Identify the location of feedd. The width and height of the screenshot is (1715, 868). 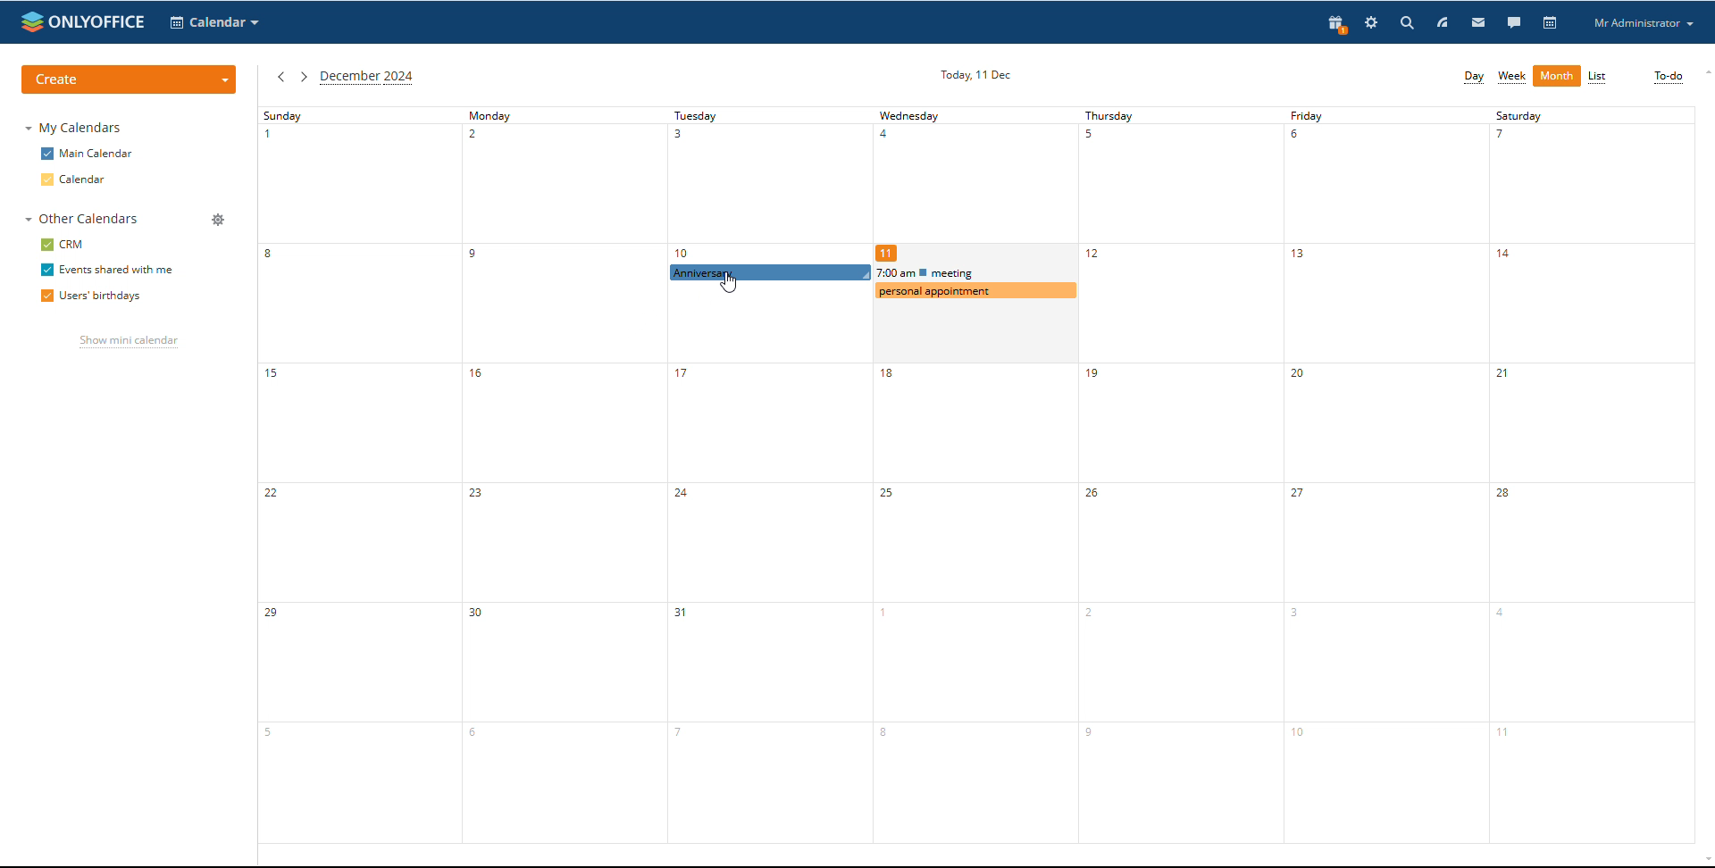
(1443, 22).